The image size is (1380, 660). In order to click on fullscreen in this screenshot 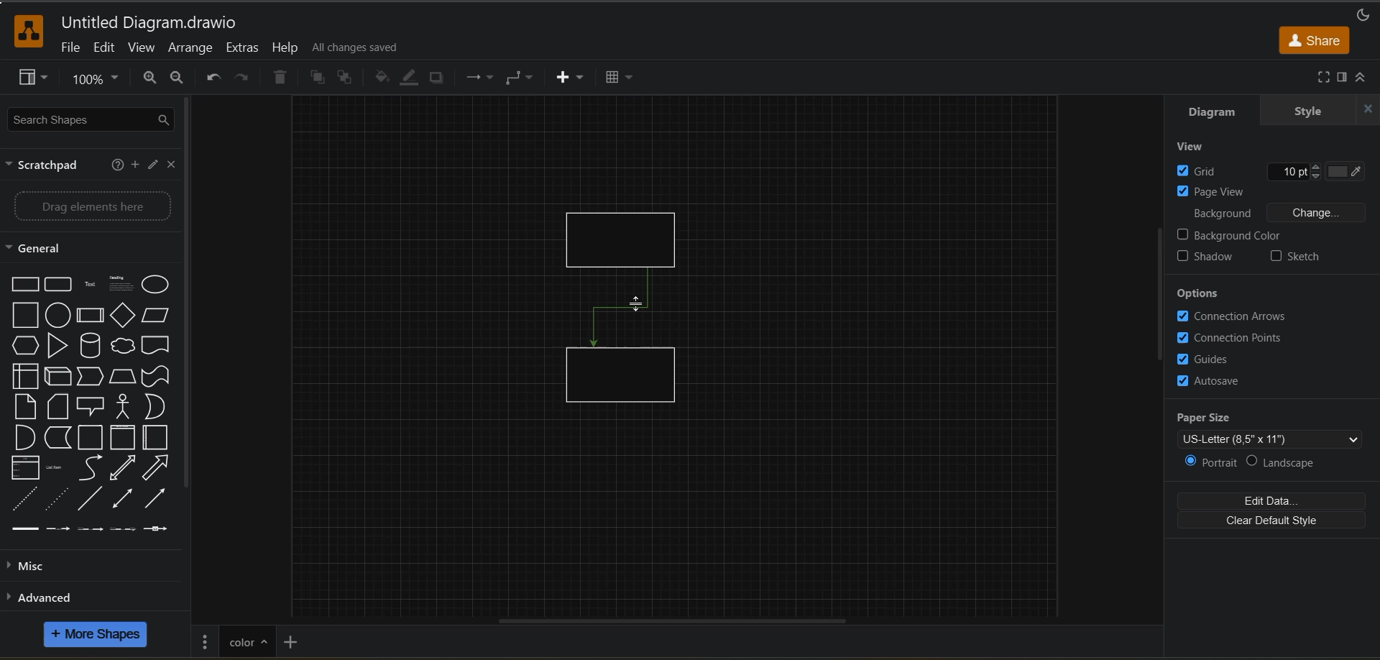, I will do `click(1320, 77)`.